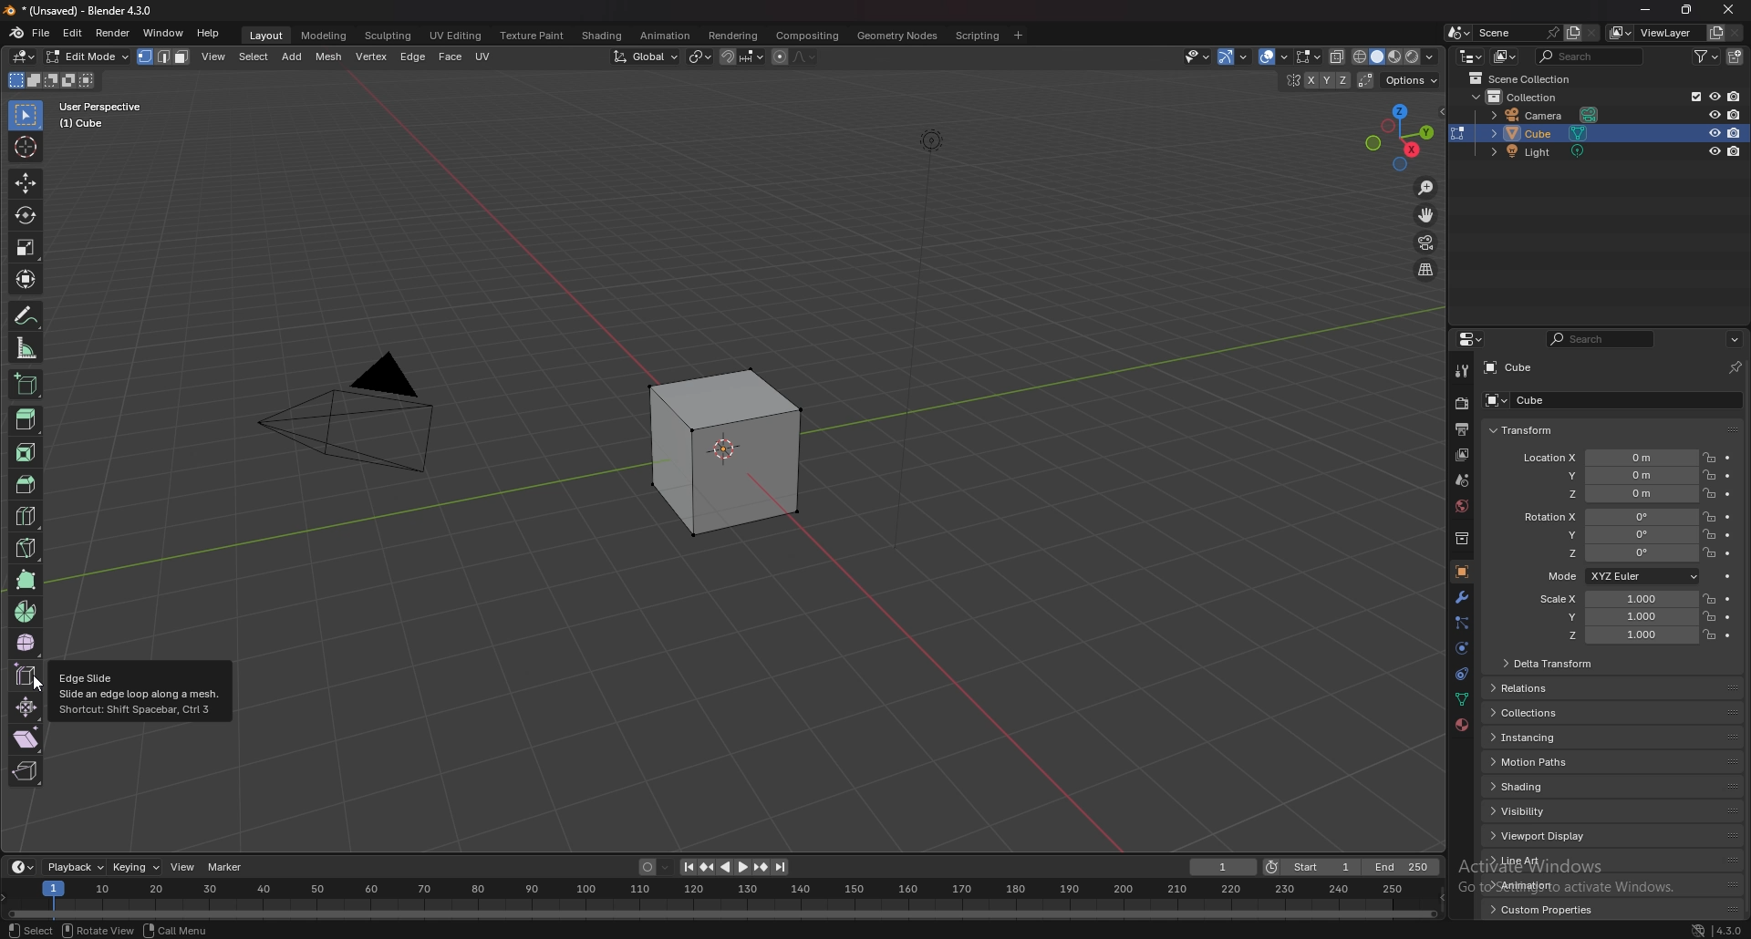  I want to click on lock, so click(1708, 598).